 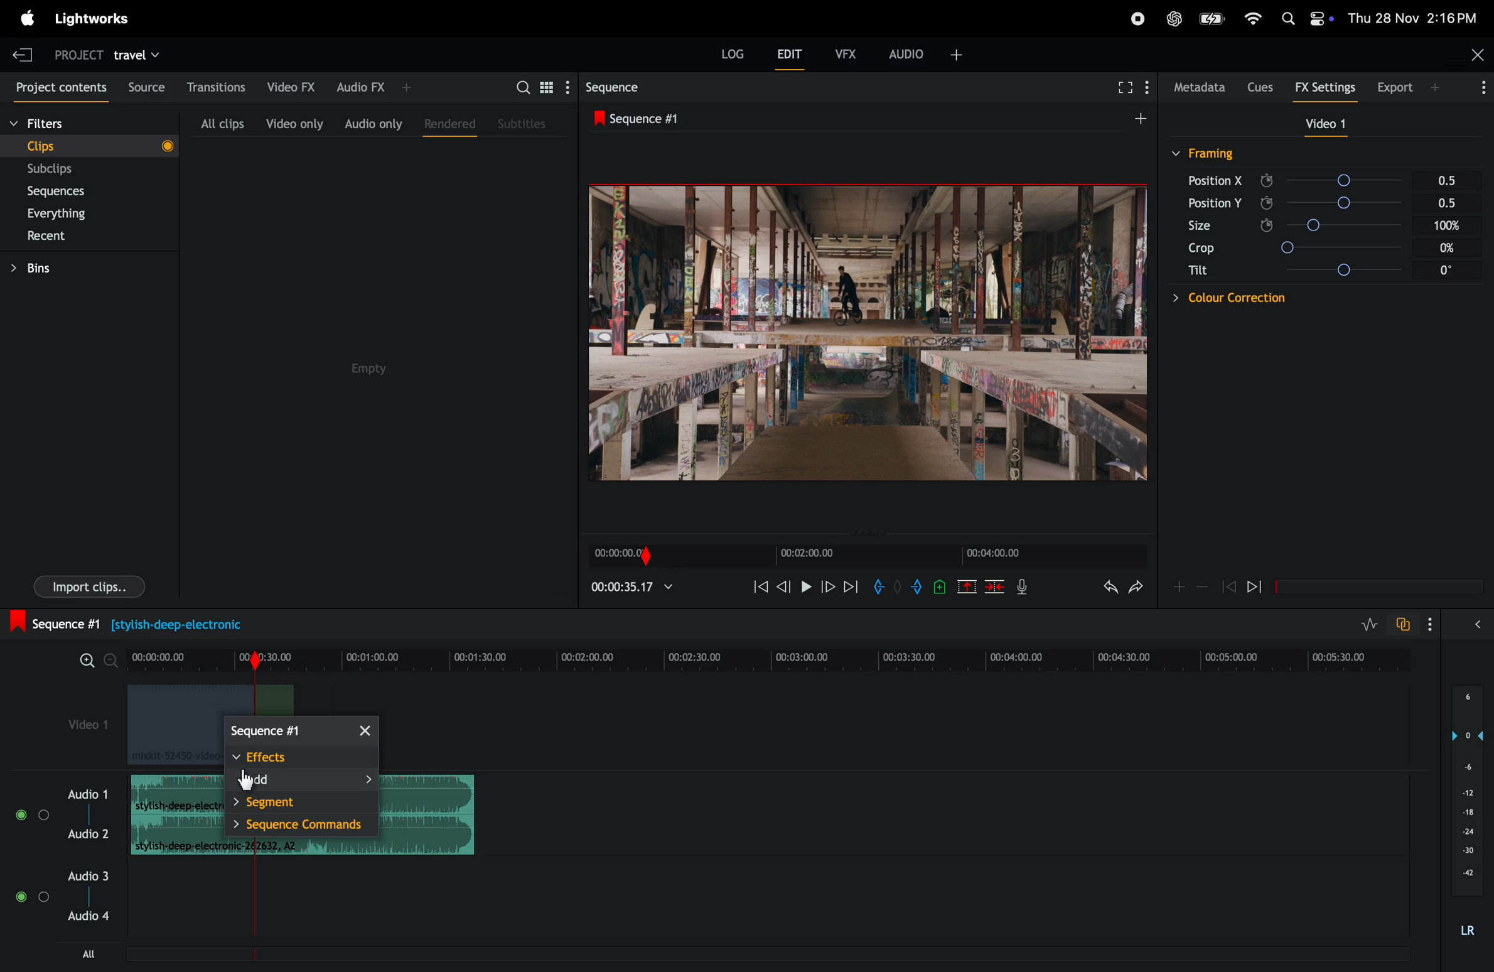 I want to click on sub clips, so click(x=68, y=170).